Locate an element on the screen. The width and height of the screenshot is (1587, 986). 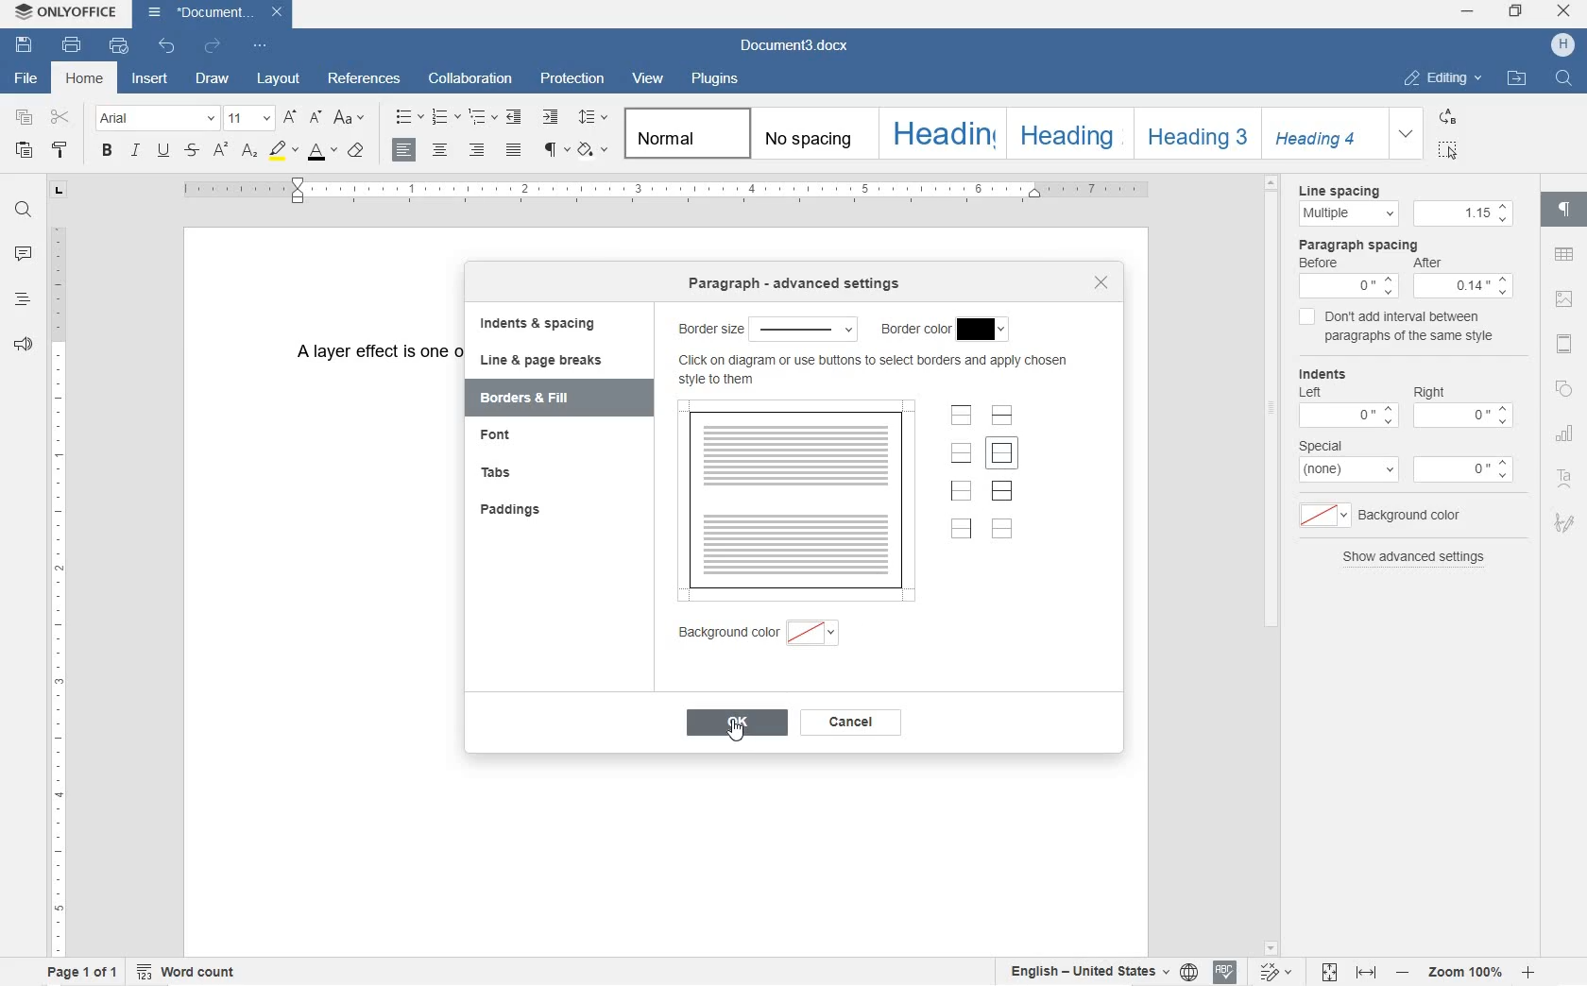
line & page breaks is located at coordinates (555, 360).